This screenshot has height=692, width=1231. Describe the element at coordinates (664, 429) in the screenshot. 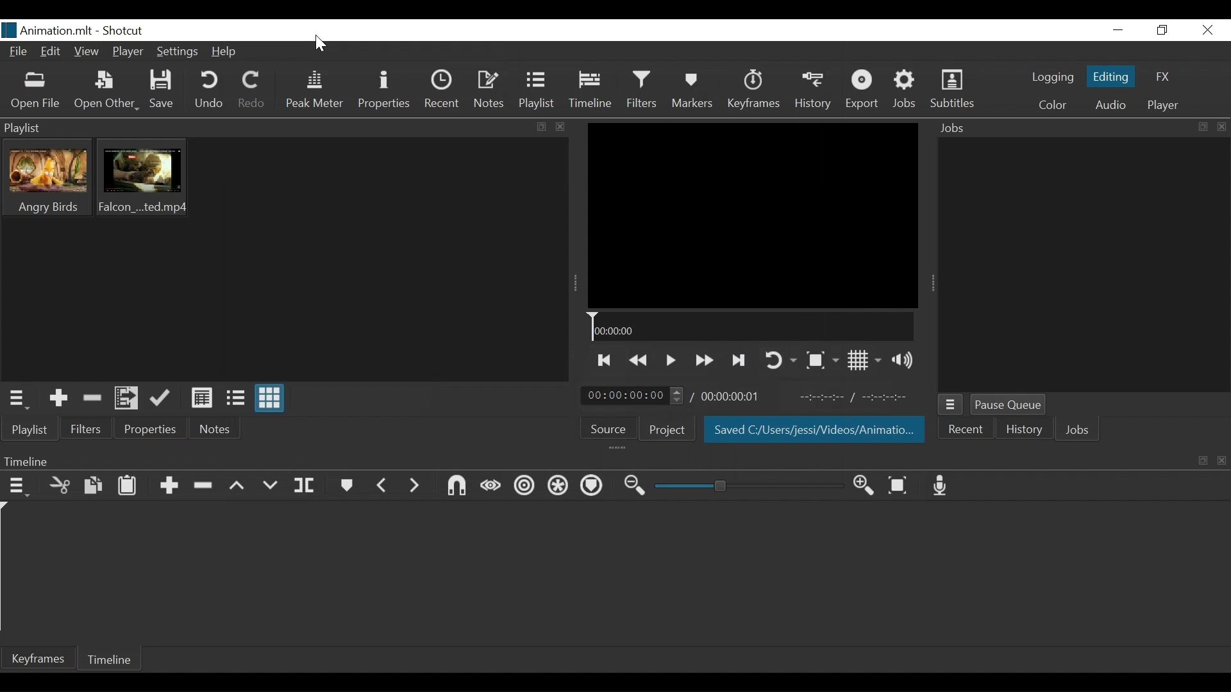

I see `Project` at that location.